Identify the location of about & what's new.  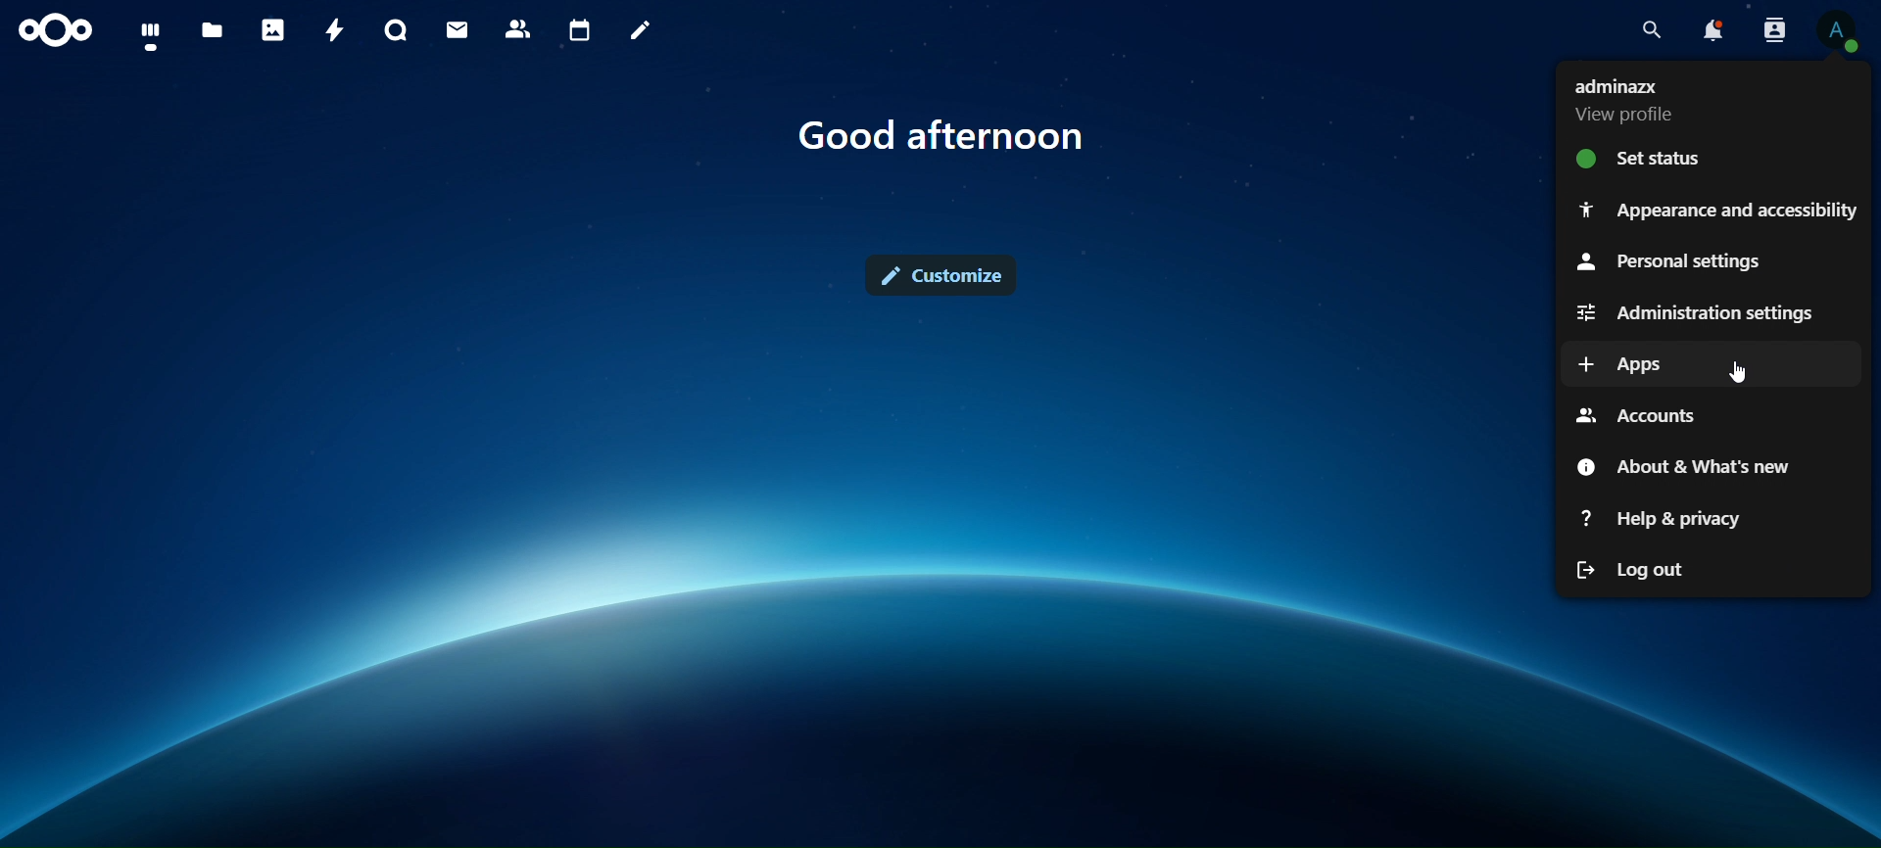
(1689, 467).